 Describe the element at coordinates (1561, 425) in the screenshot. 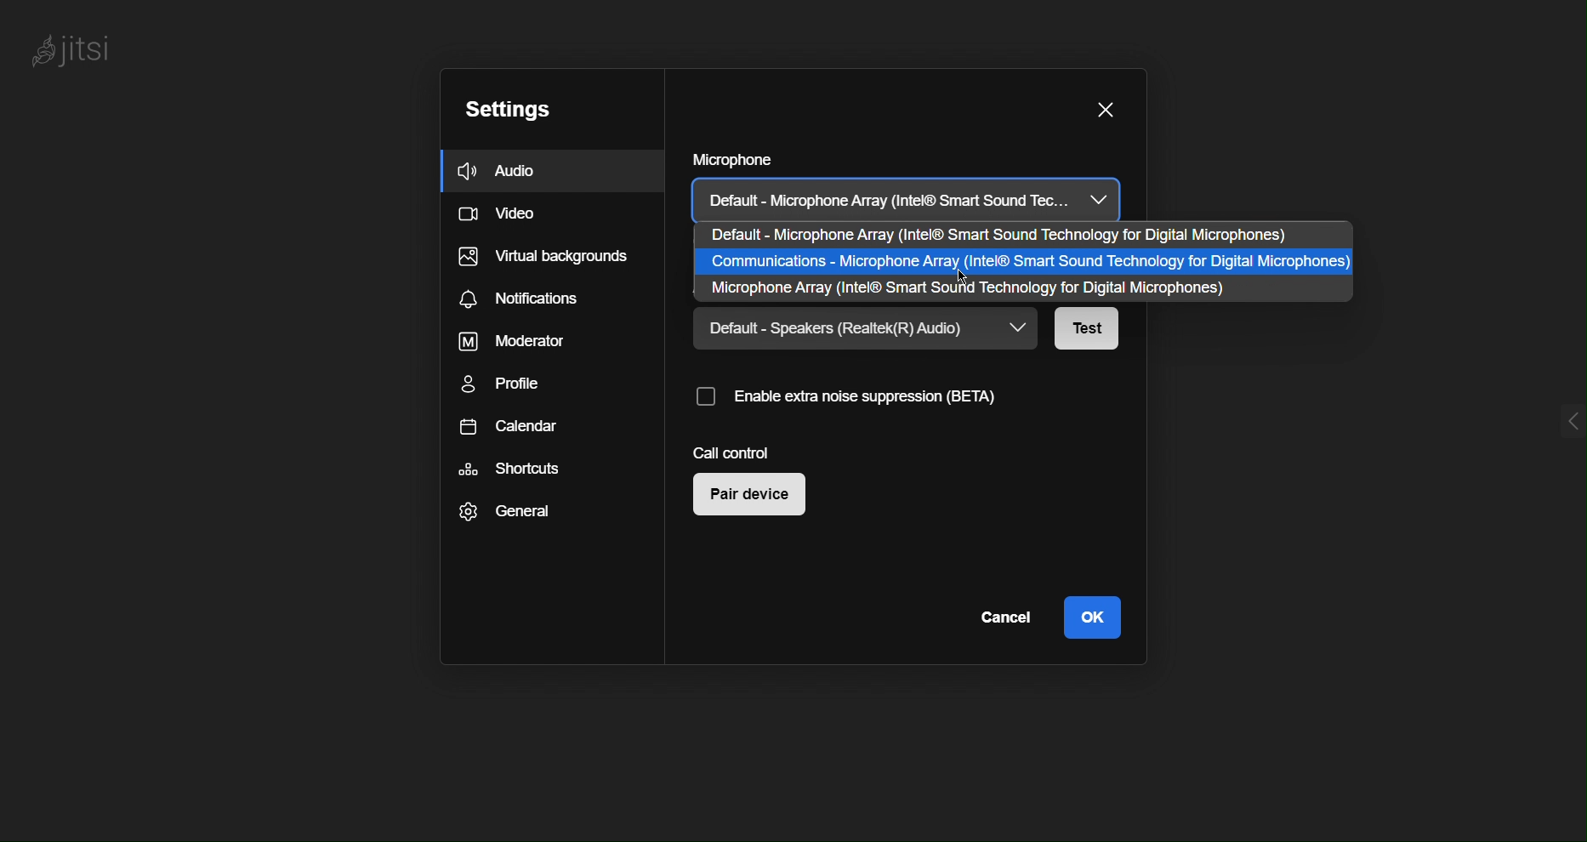

I see `menu` at that location.